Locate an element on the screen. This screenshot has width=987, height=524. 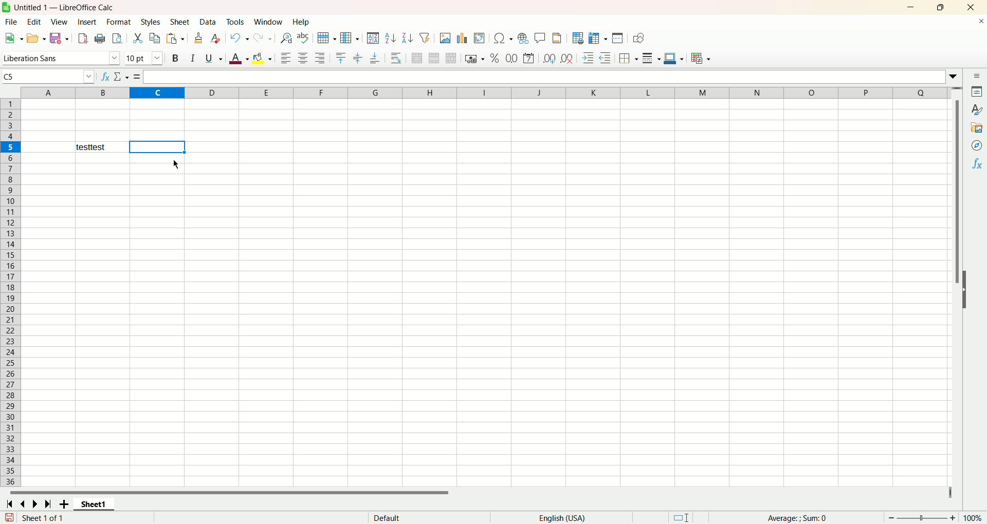
Expand formula bar is located at coordinates (954, 77).